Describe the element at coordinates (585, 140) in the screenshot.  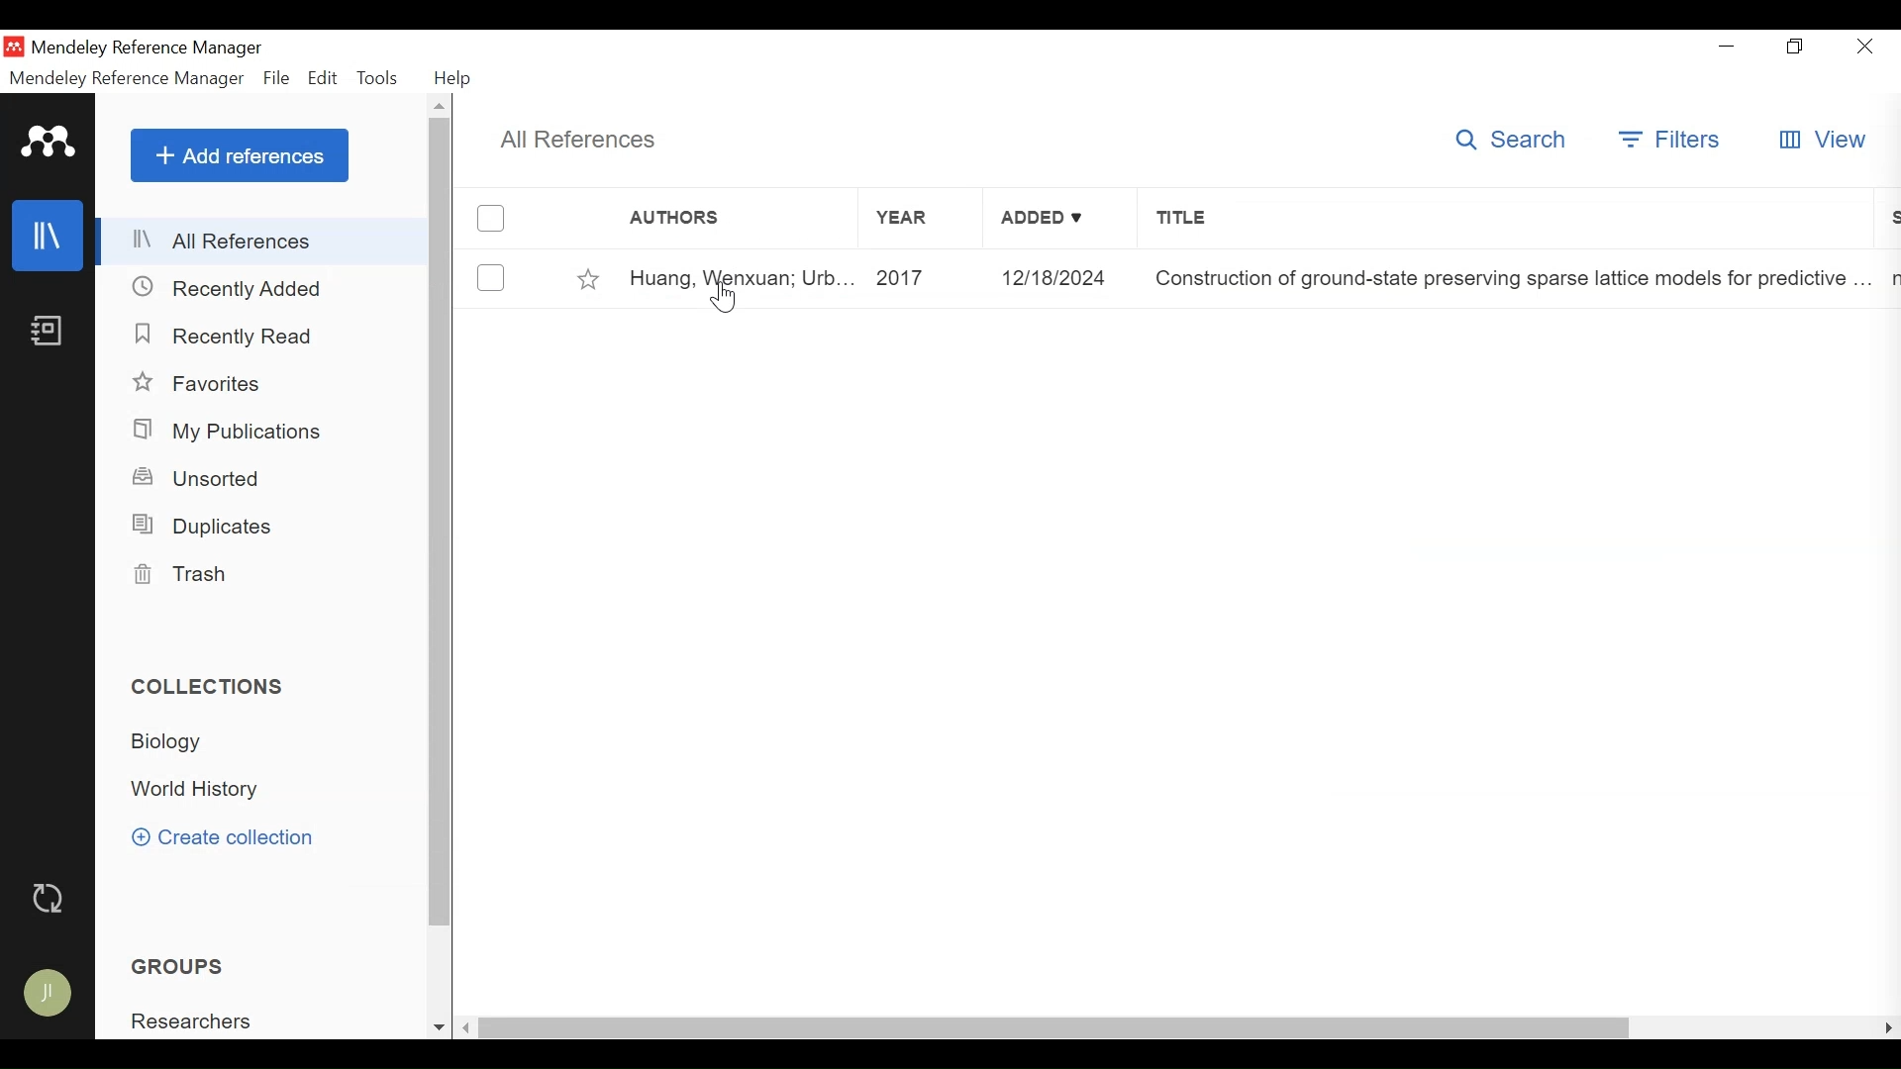
I see `All References` at that location.